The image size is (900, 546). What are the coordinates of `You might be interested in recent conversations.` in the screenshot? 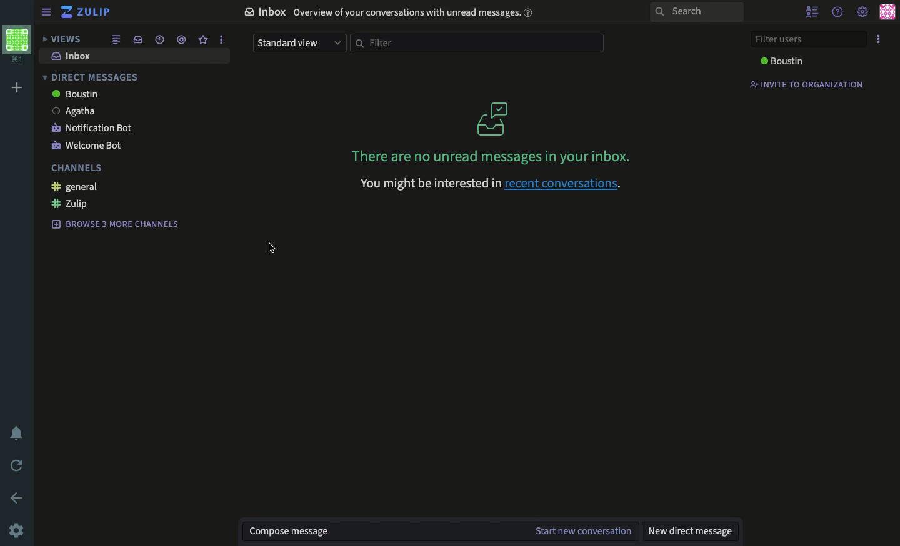 It's located at (424, 184).